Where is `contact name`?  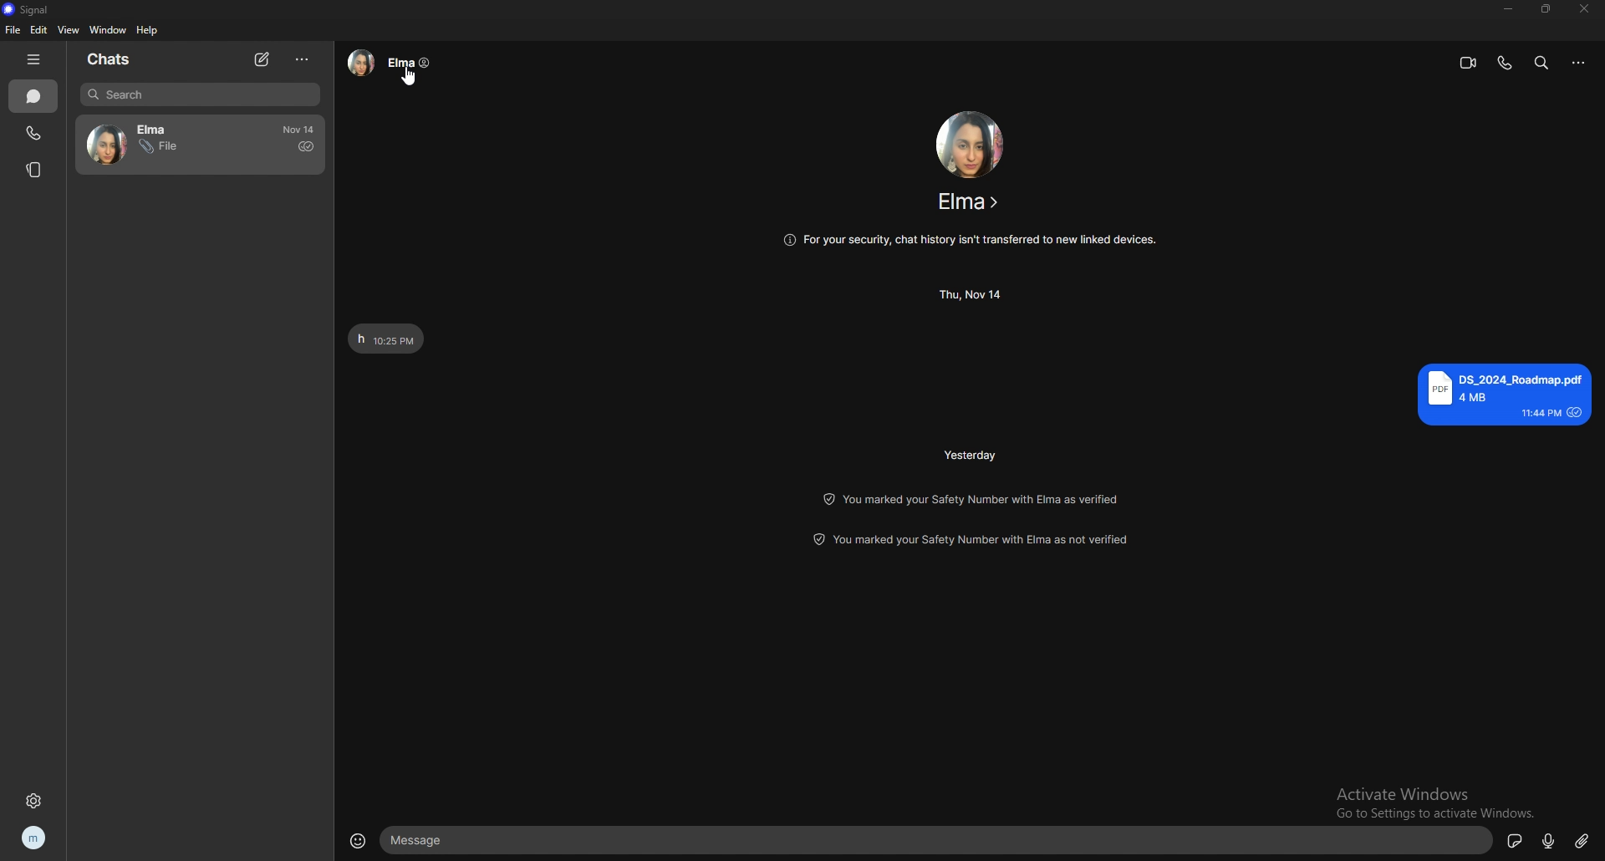 contact name is located at coordinates (969, 199).